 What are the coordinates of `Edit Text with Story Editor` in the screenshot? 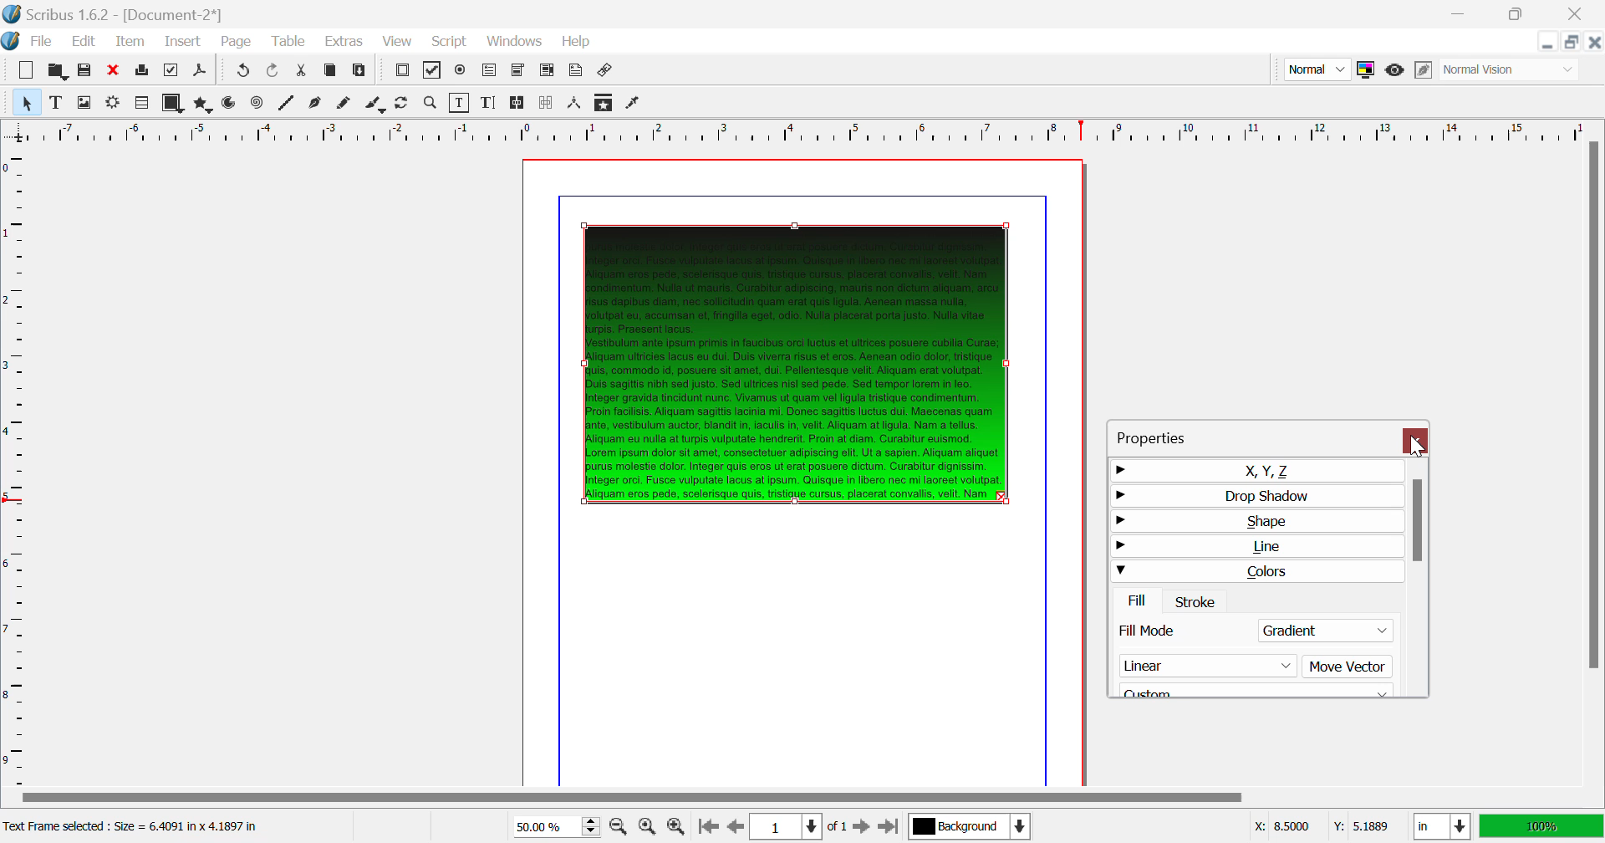 It's located at (488, 103).